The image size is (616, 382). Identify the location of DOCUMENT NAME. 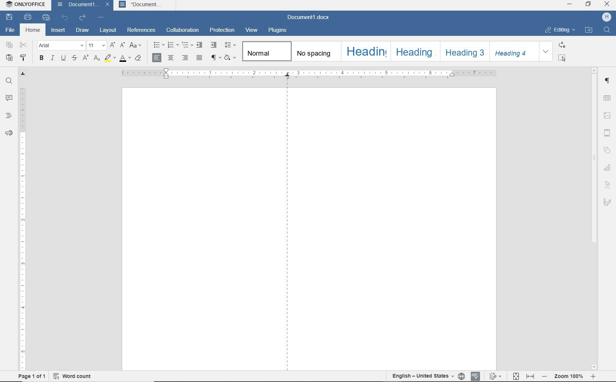
(77, 5).